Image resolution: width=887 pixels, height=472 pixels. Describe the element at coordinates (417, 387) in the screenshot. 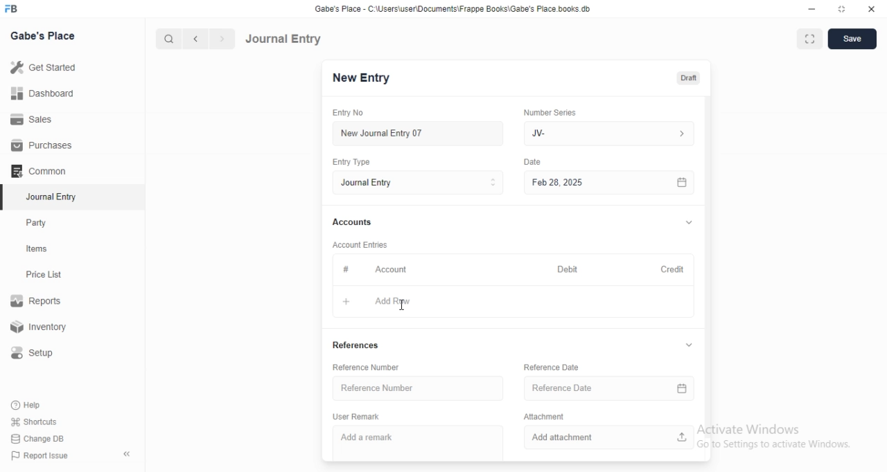

I see `Reference Number` at that location.